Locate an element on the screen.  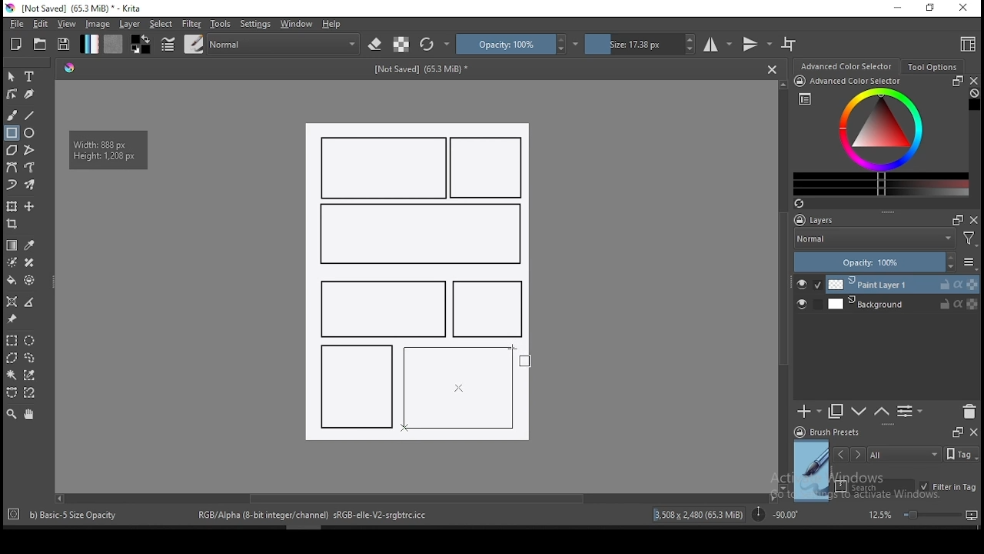
tools is located at coordinates (221, 24).